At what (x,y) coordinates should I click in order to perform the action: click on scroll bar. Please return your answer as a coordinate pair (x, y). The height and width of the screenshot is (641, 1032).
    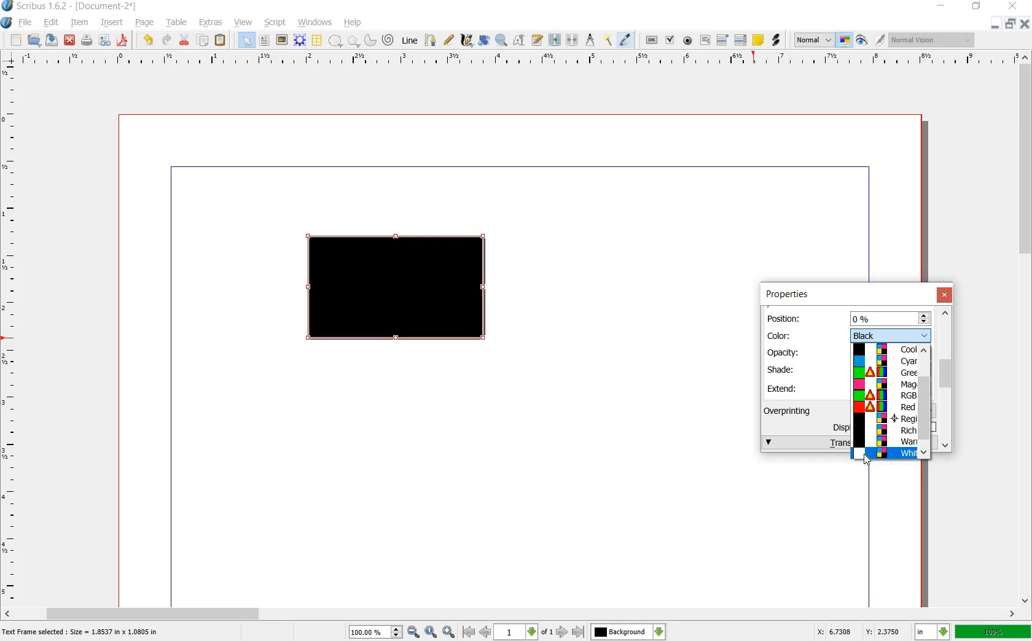
    Looking at the image, I should click on (1026, 330).